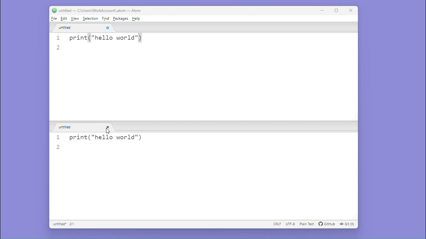 The image size is (426, 239). I want to click on untitled, so click(81, 127).